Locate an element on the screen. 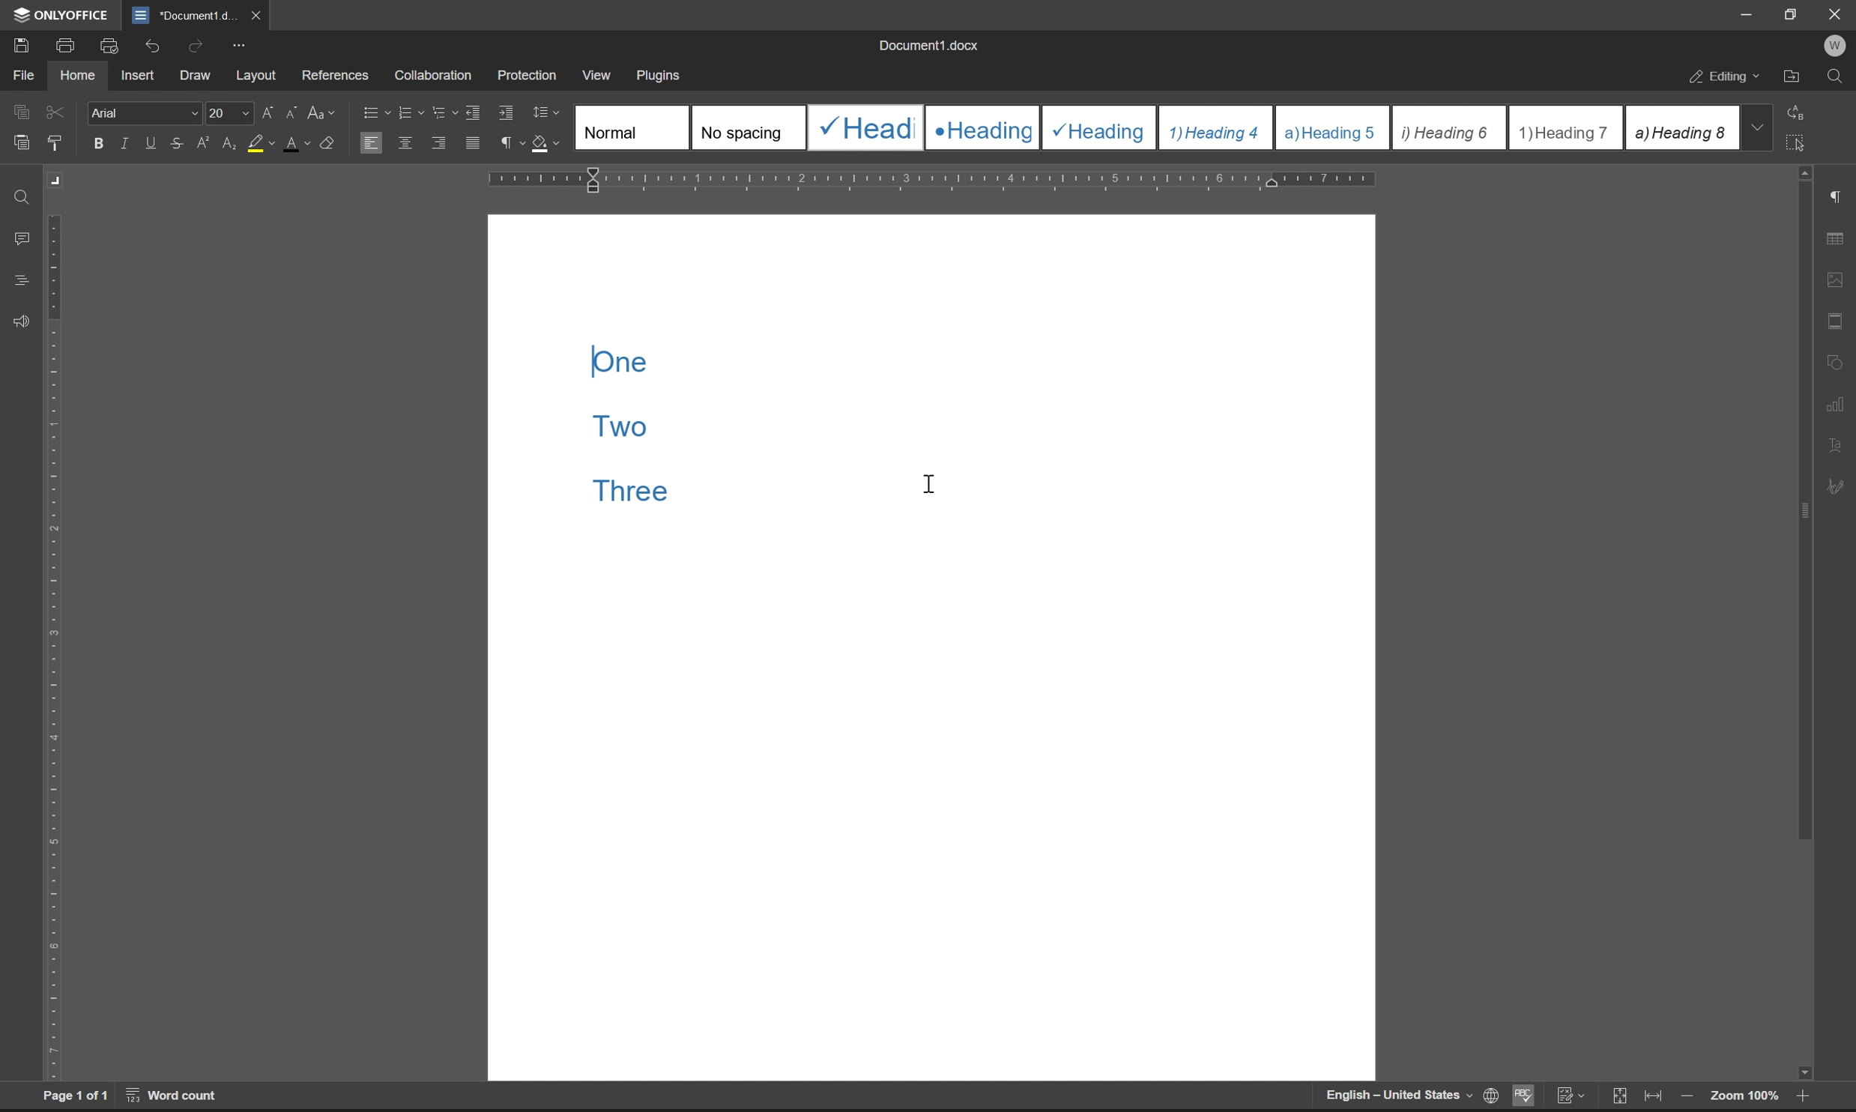 Image resolution: width=1856 pixels, height=1112 pixels. redo is located at coordinates (199, 45).